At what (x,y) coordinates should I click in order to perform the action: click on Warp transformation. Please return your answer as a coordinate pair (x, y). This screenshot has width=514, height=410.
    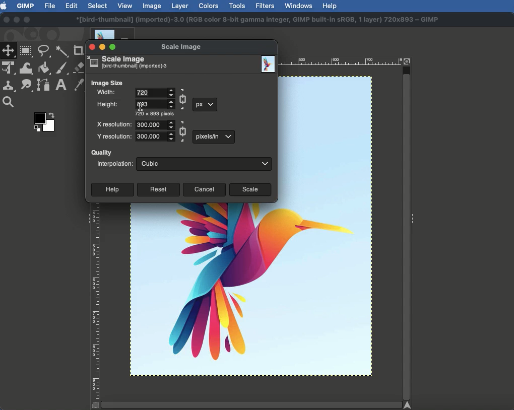
    Looking at the image, I should click on (27, 67).